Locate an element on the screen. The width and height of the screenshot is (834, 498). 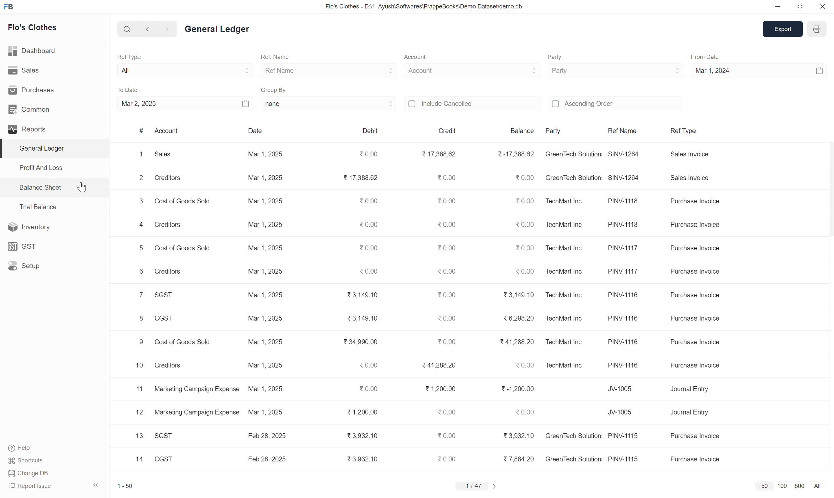
0.00 is located at coordinates (521, 269).